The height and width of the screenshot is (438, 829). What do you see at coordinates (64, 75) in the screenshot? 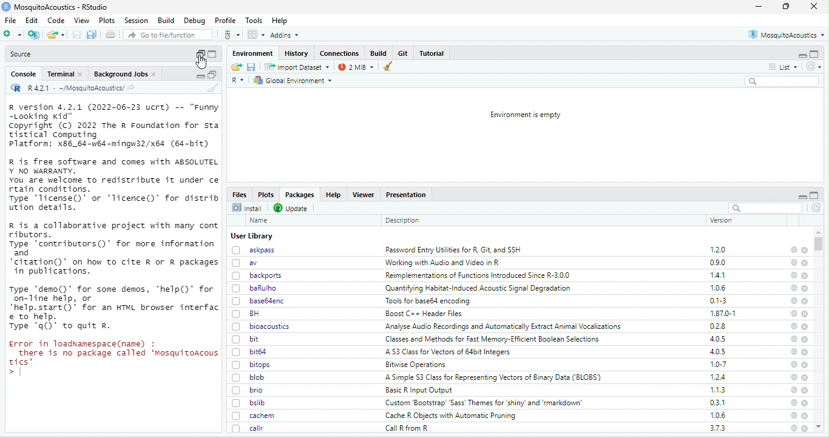
I see `Terminal` at bounding box center [64, 75].